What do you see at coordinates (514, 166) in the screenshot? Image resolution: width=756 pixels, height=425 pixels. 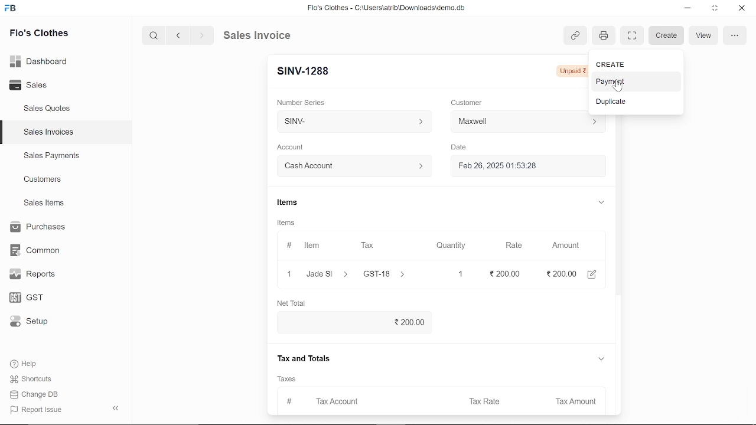 I see `Feb 26, 2025 01:53:28` at bounding box center [514, 166].